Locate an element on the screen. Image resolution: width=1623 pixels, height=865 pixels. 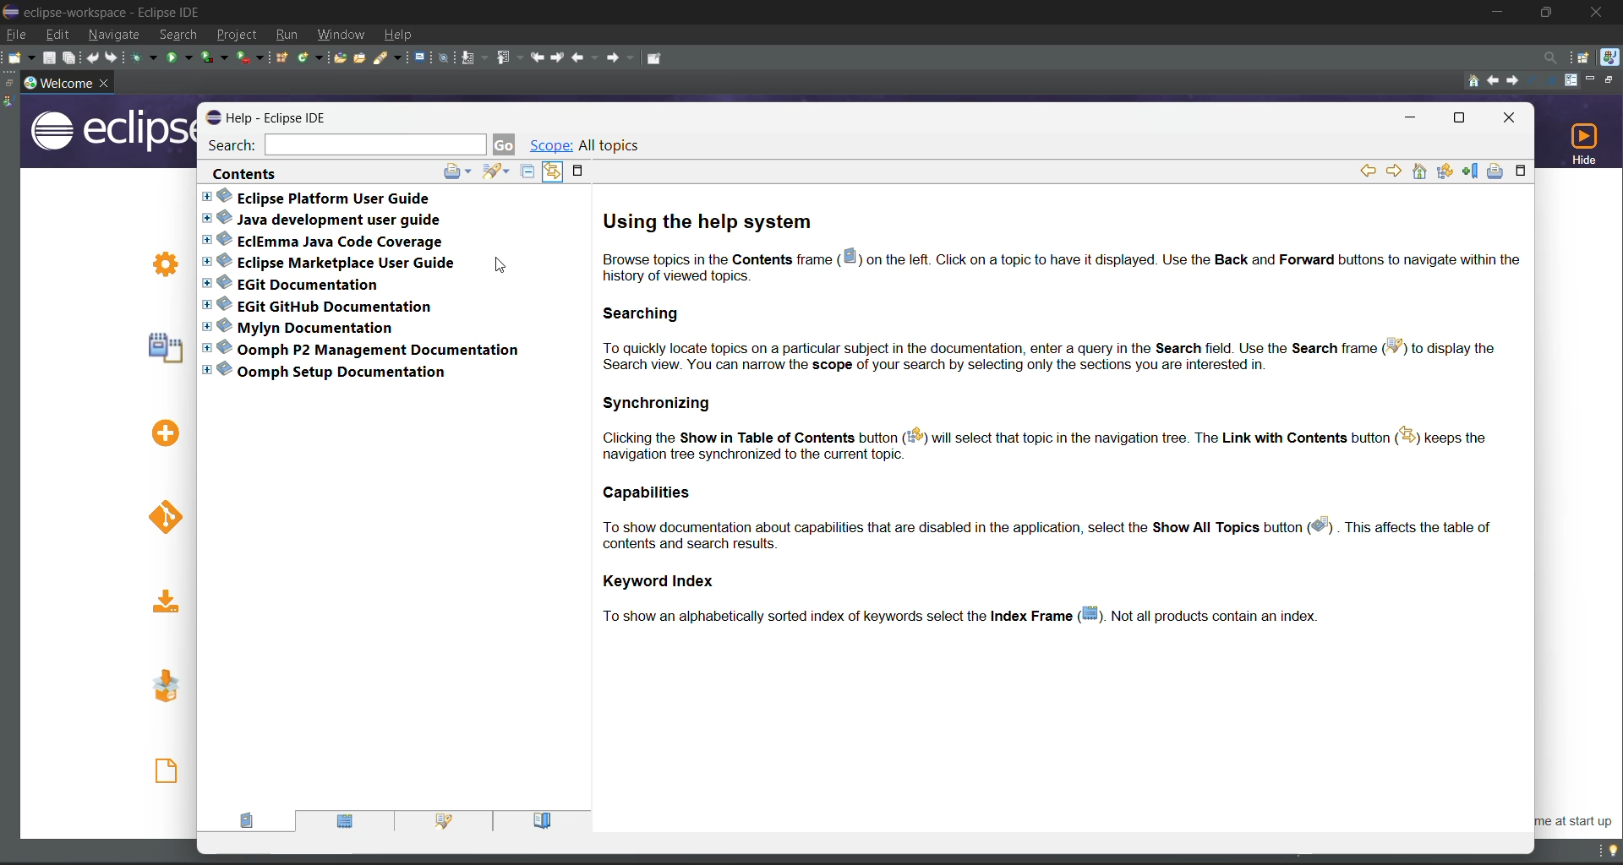
maximize is located at coordinates (1549, 15).